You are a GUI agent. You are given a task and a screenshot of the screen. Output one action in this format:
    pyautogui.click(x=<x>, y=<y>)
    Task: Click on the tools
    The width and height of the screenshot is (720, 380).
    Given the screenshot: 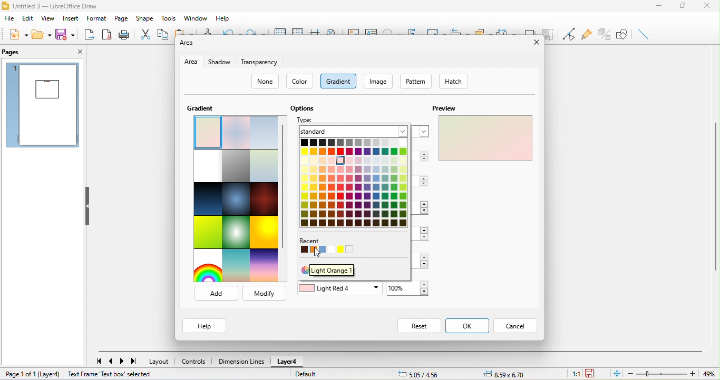 What is the action you would take?
    pyautogui.click(x=170, y=19)
    